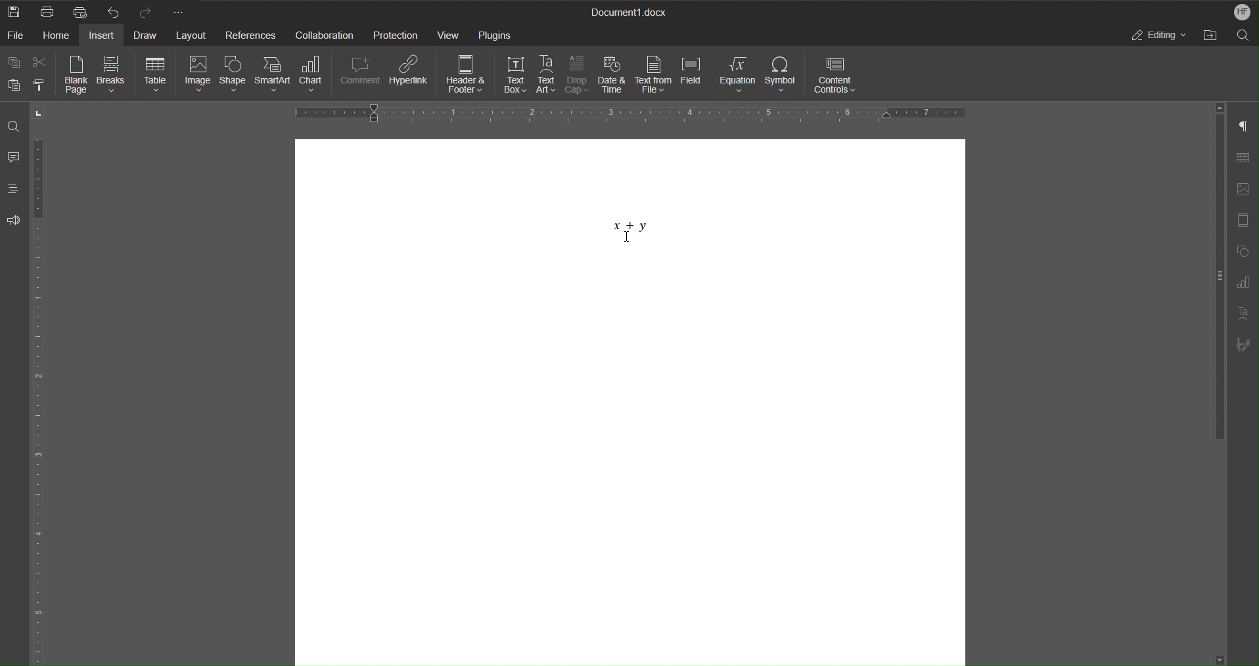 The image size is (1259, 666). I want to click on Text Art, so click(1242, 312).